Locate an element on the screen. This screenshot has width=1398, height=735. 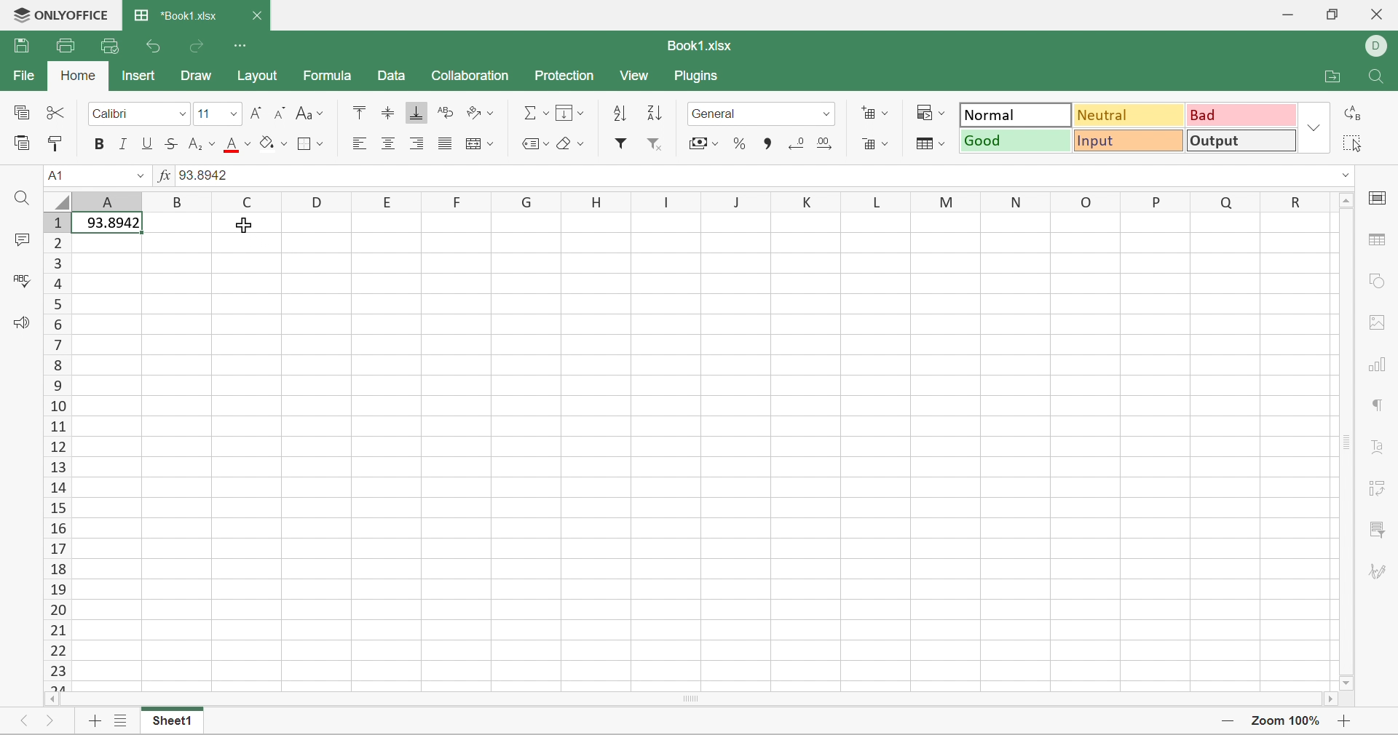
*Book1.xlsx is located at coordinates (174, 16).